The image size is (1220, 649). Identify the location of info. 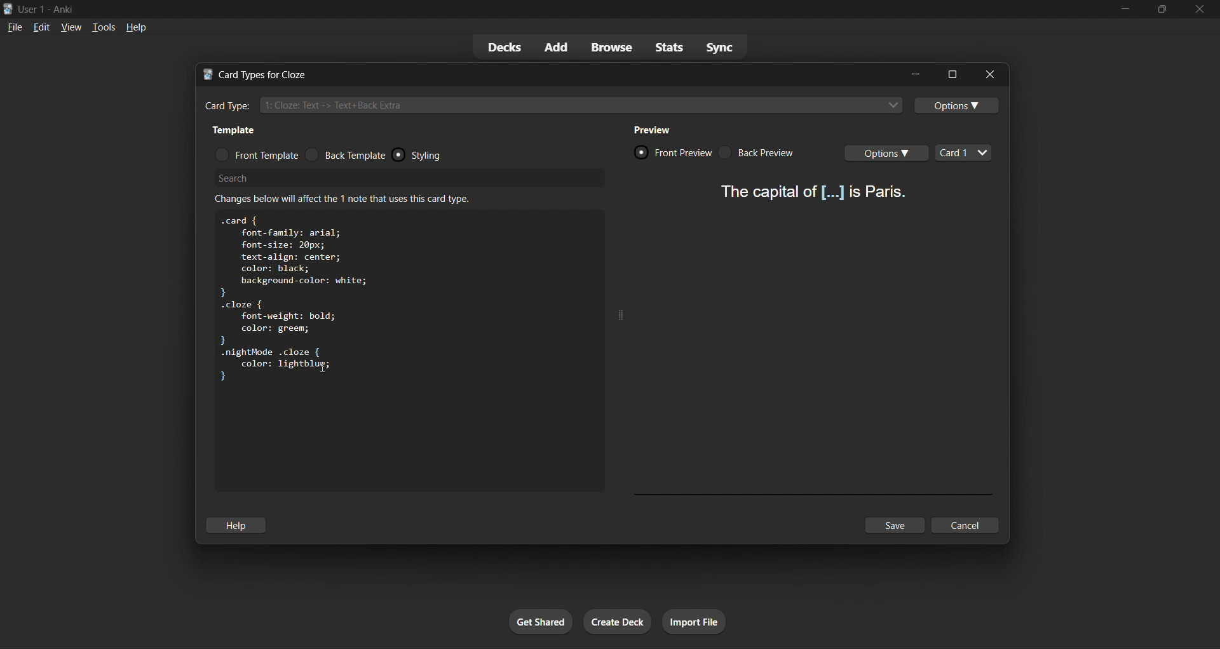
(351, 201).